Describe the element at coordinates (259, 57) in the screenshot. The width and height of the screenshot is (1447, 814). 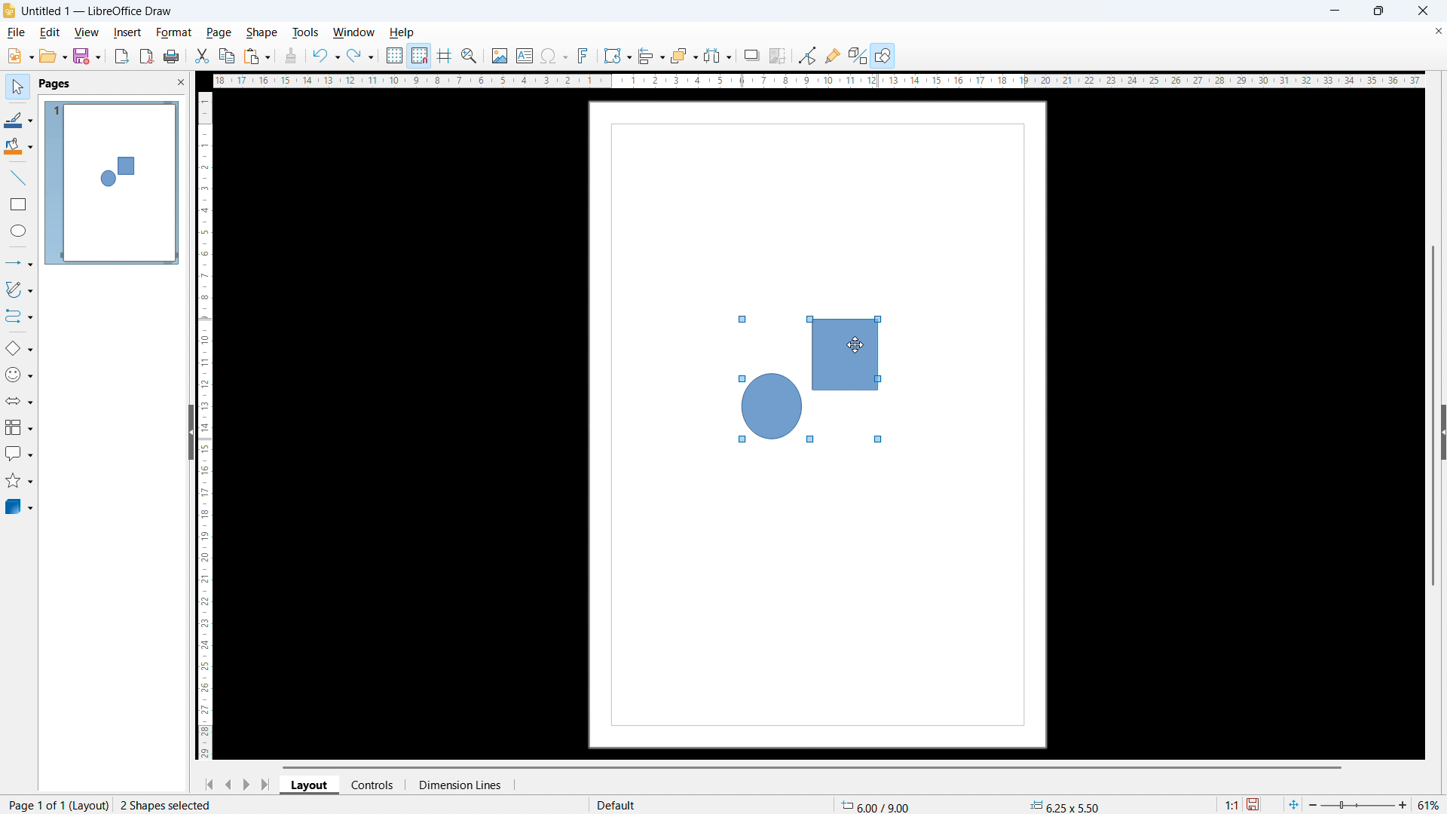
I see `paste` at that location.